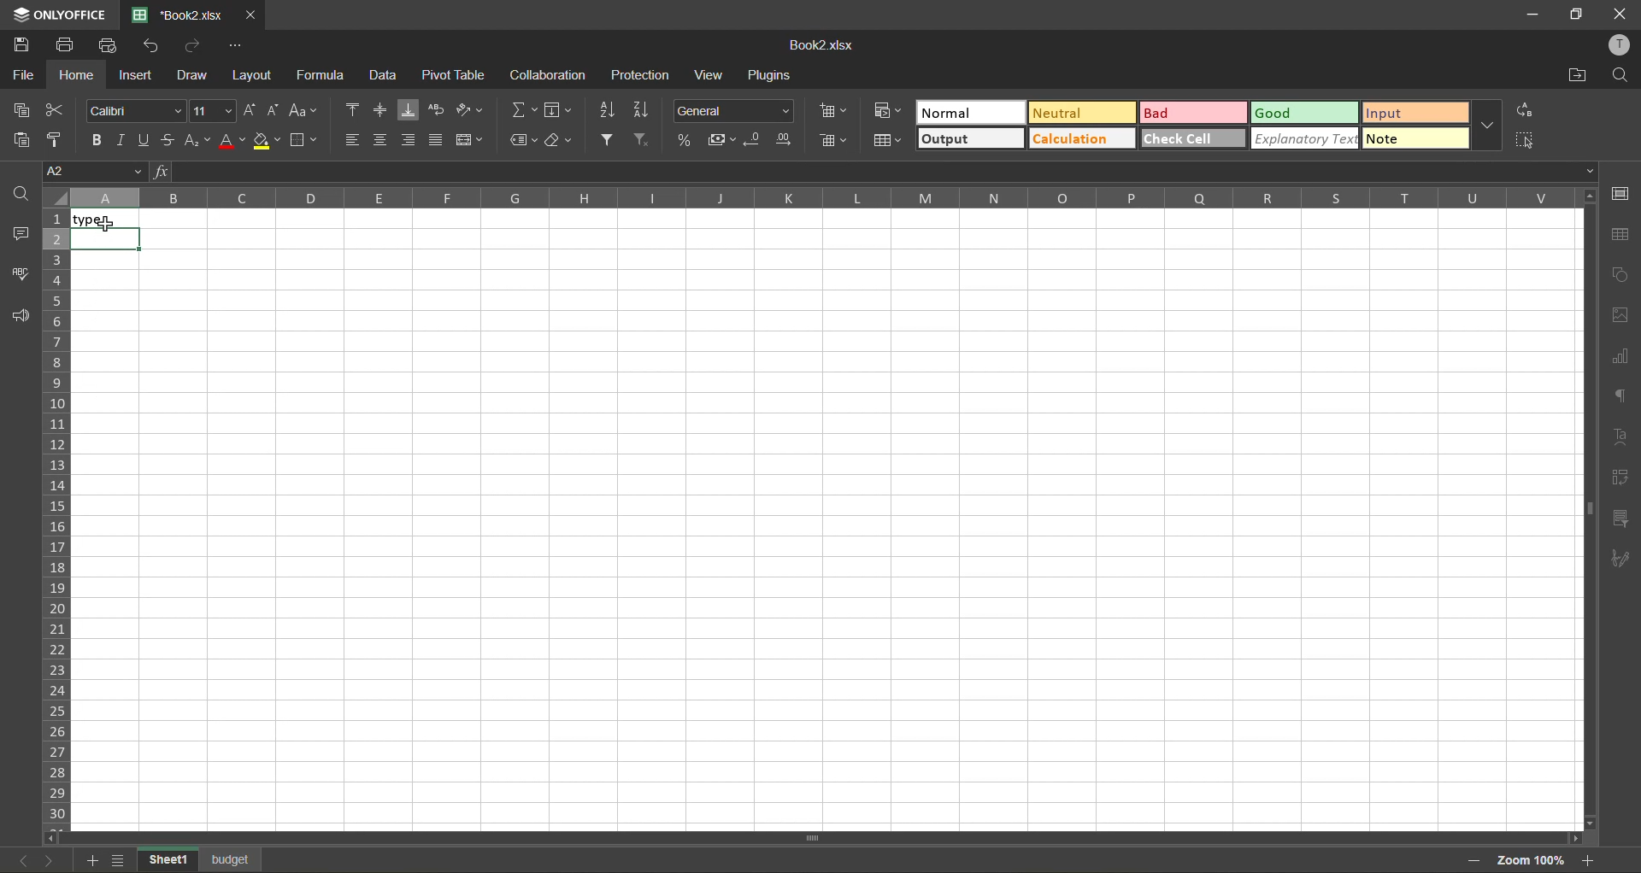 The height and width of the screenshot is (873, 1641). I want to click on slicer, so click(1622, 519).